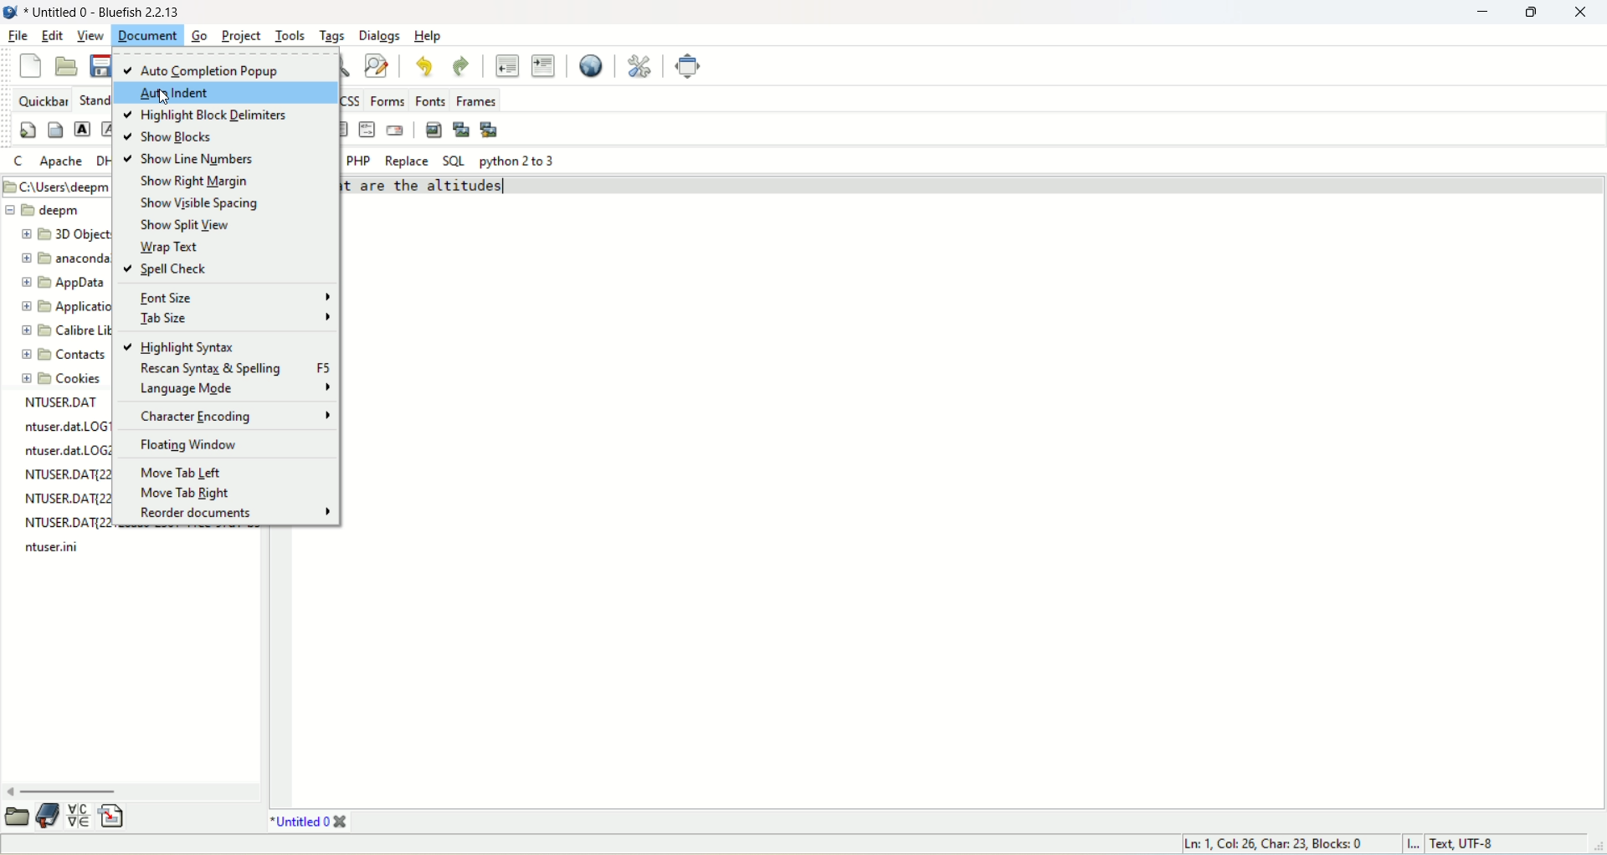  Describe the element at coordinates (172, 245) in the screenshot. I see `wrap text` at that location.